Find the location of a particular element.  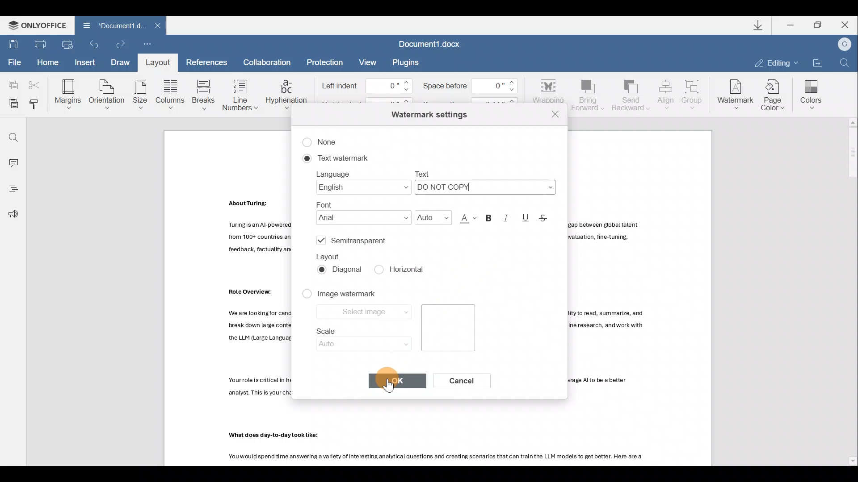

Minimize is located at coordinates (791, 25).